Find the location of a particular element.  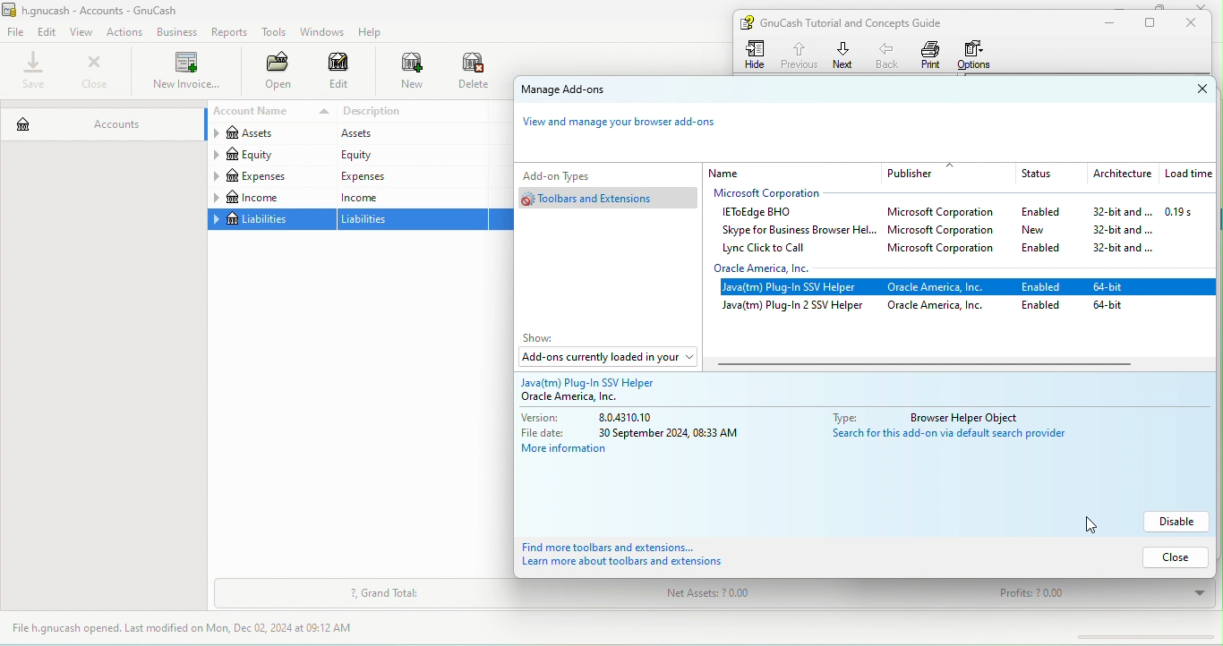

0.19s is located at coordinates (1189, 212).